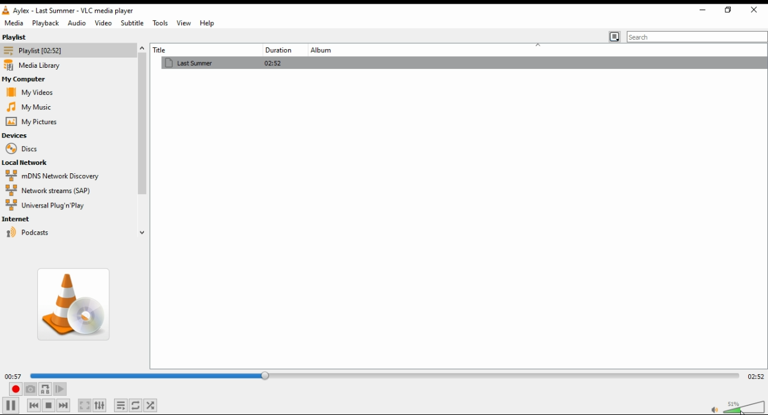 This screenshot has height=415, width=768. Describe the element at coordinates (49, 406) in the screenshot. I see `stop` at that location.